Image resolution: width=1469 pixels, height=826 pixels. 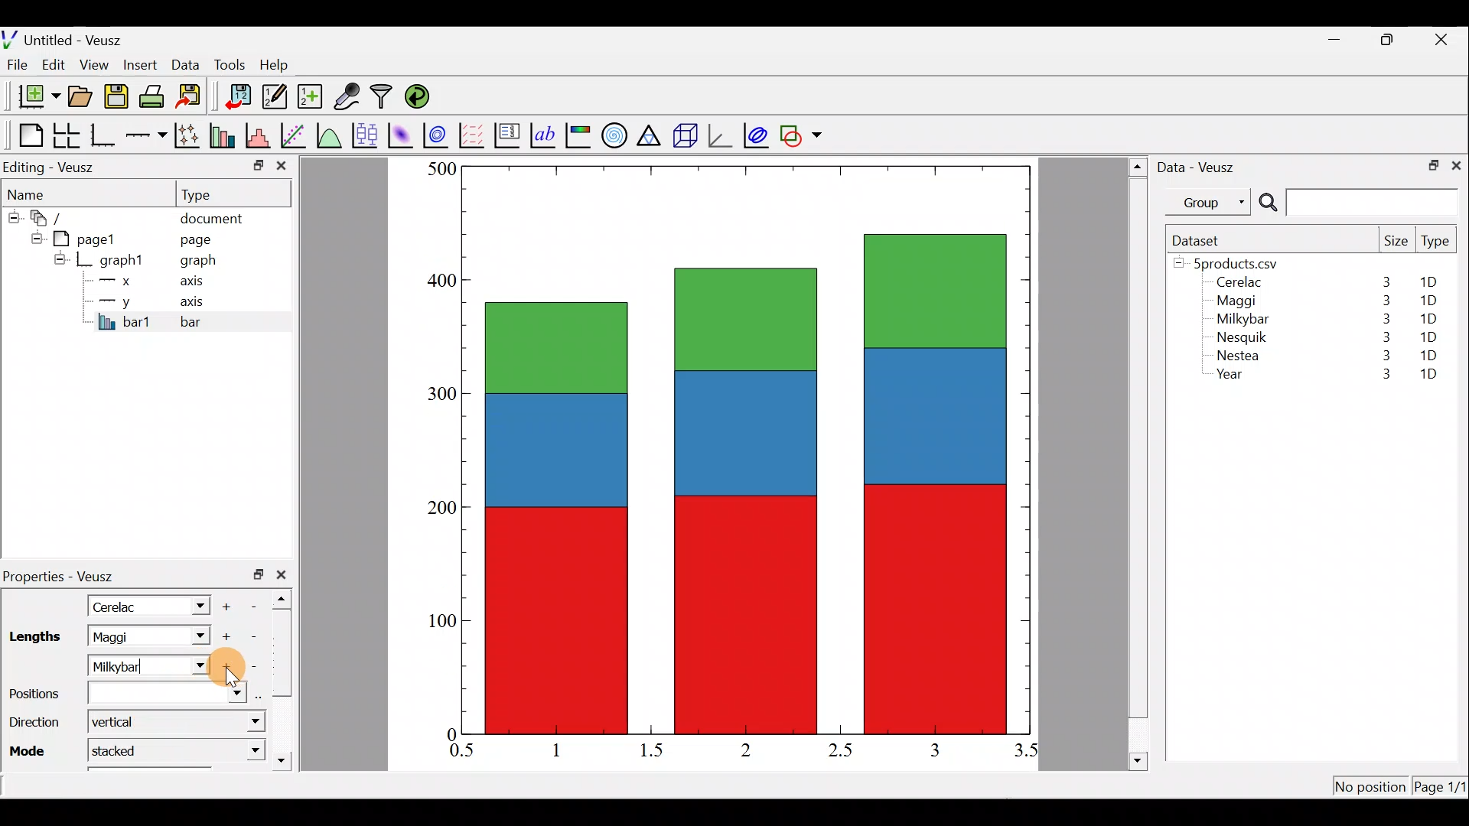 I want to click on Edit, so click(x=54, y=63).